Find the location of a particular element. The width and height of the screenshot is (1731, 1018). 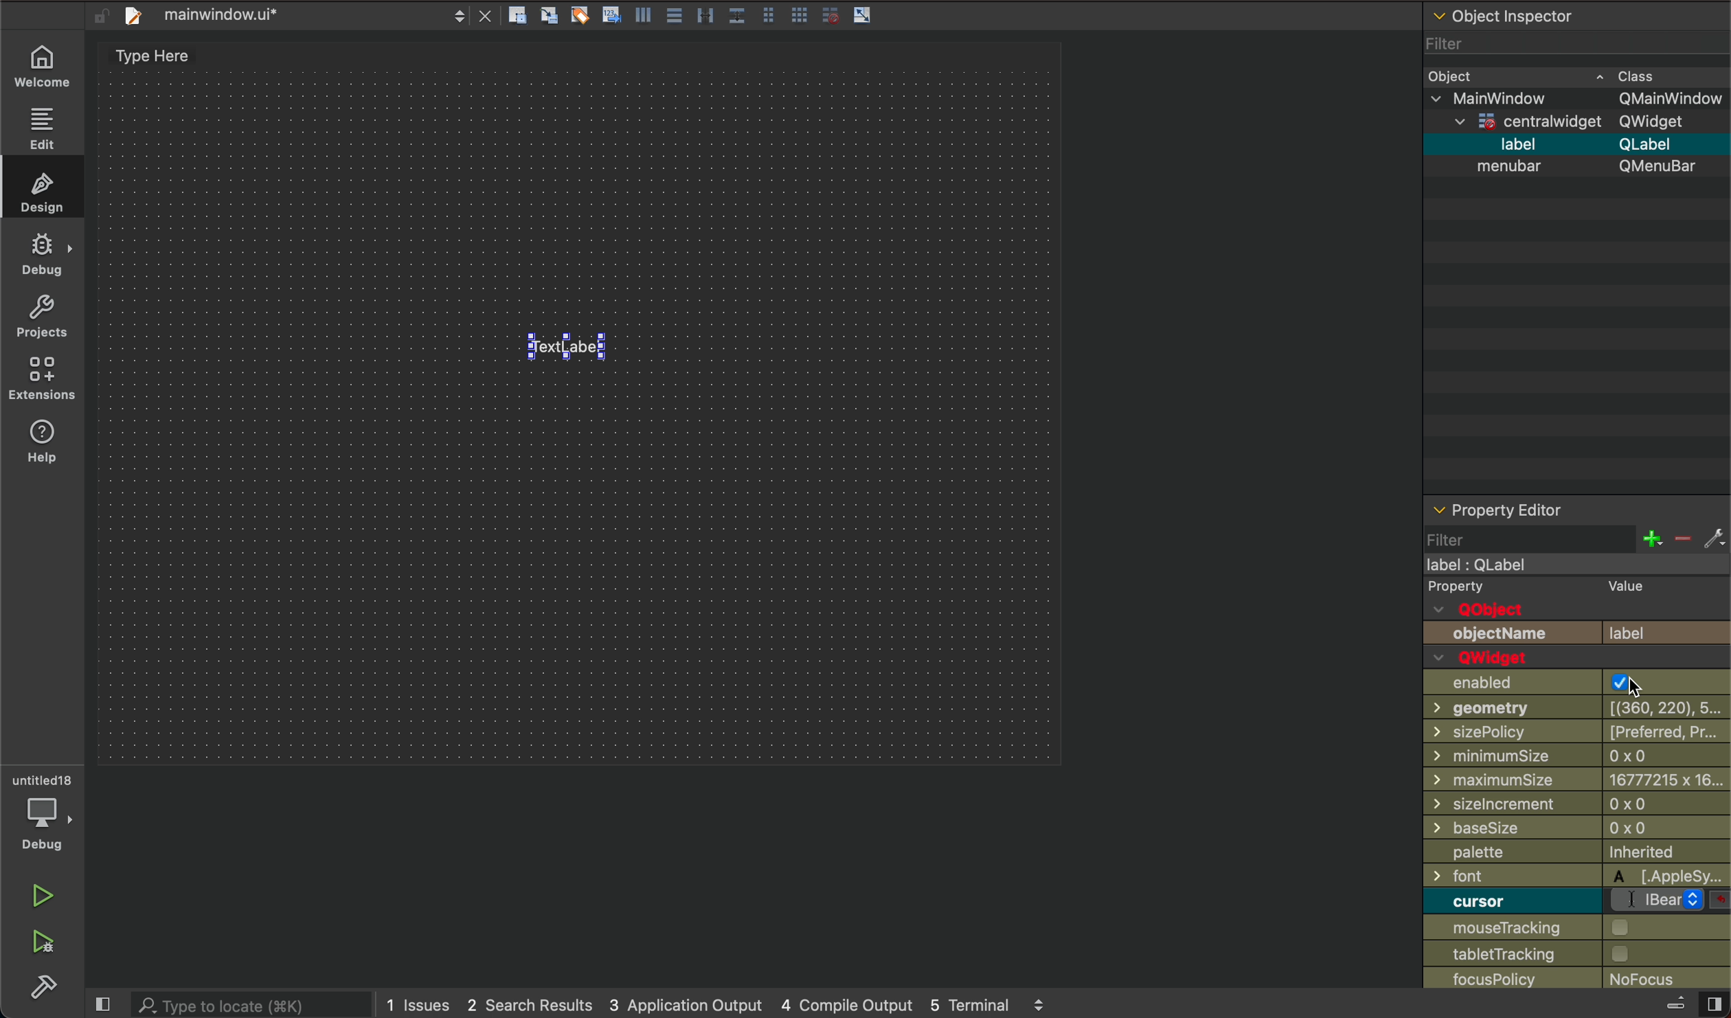

Qmenubar is located at coordinates (1658, 170).